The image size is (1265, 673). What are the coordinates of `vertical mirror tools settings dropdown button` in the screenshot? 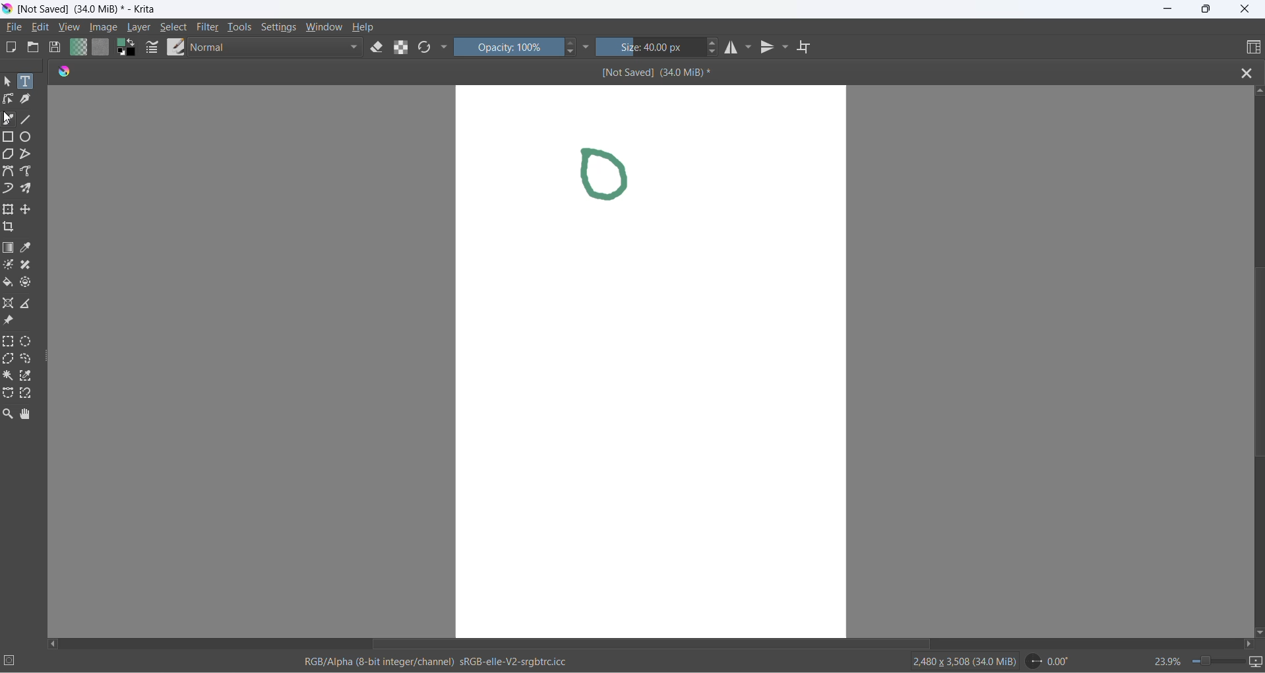 It's located at (787, 48).